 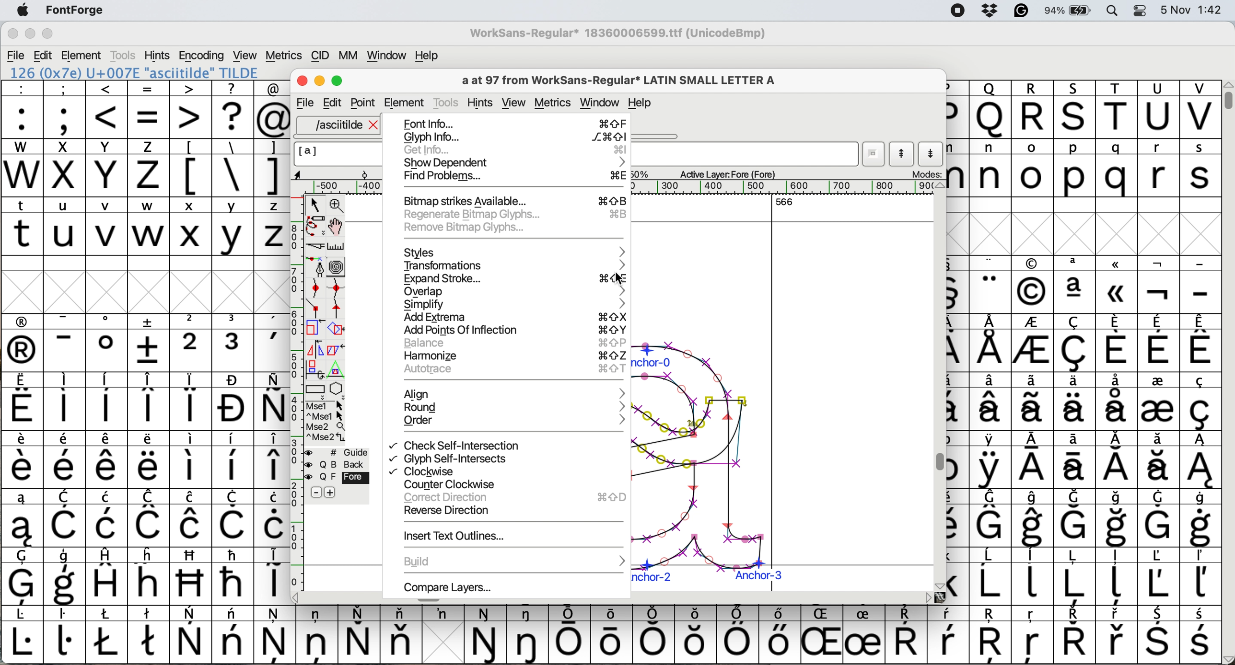 What do you see at coordinates (990, 167) in the screenshot?
I see `n` at bounding box center [990, 167].